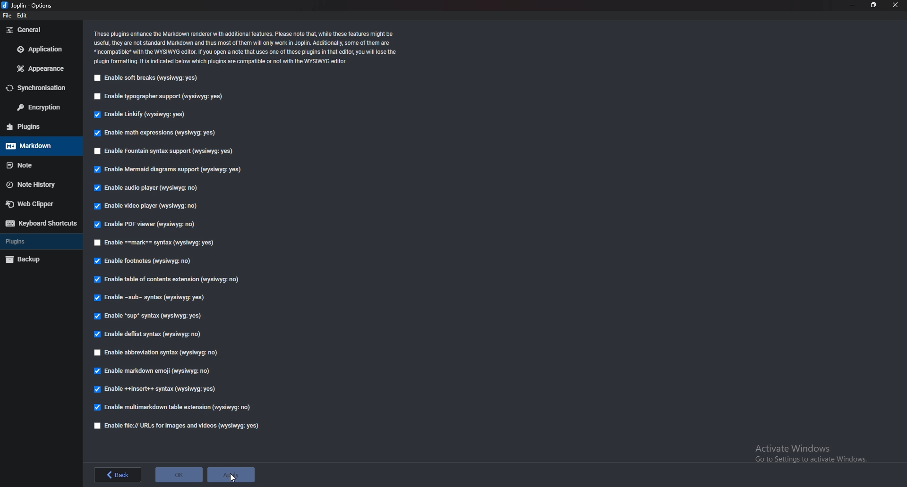  Describe the element at coordinates (41, 50) in the screenshot. I see `Application` at that location.